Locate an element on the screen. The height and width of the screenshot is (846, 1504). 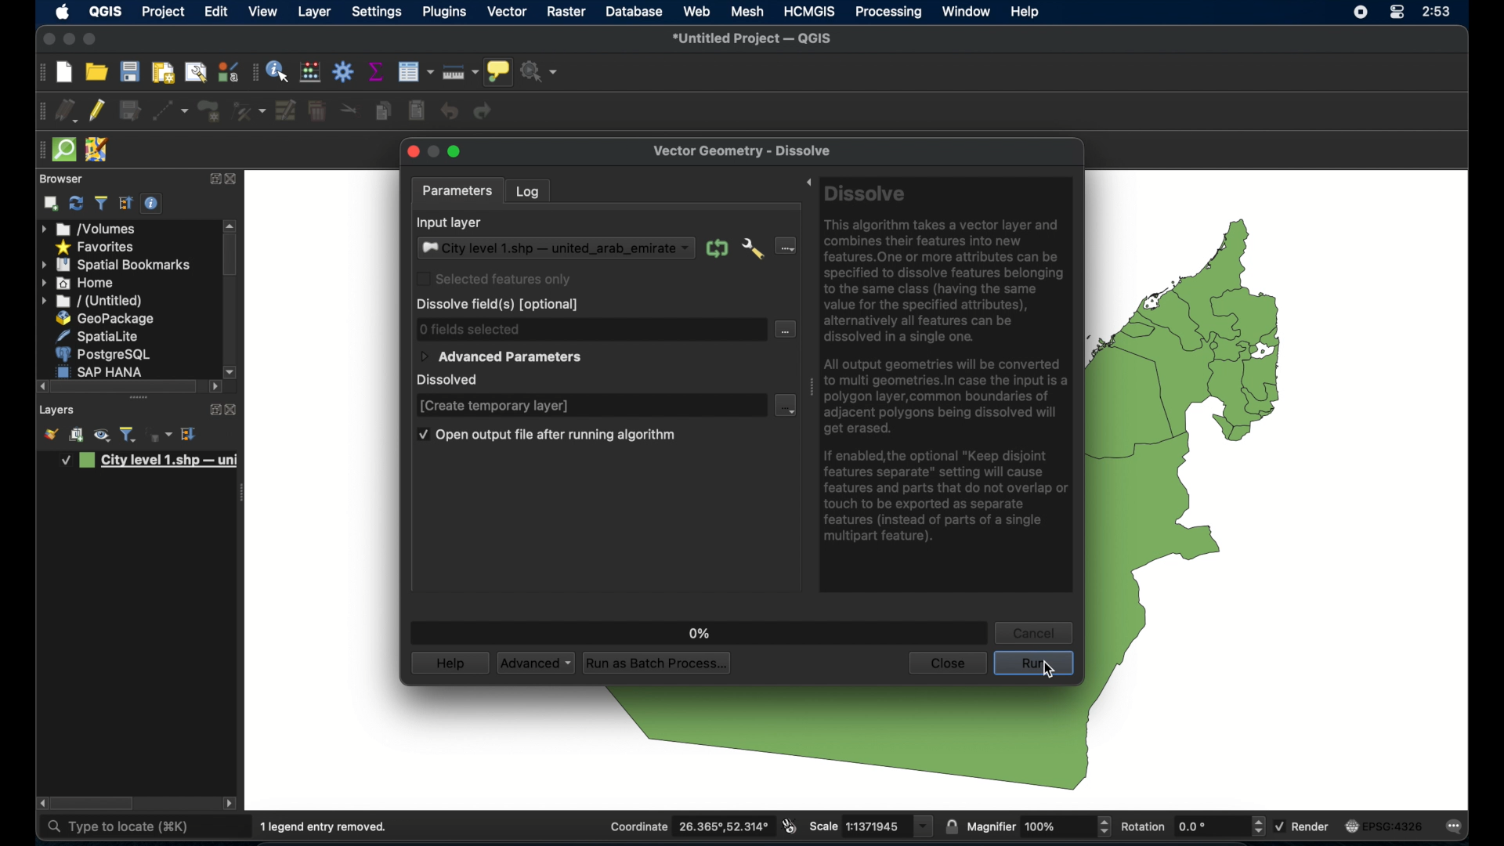
raster is located at coordinates (566, 12).